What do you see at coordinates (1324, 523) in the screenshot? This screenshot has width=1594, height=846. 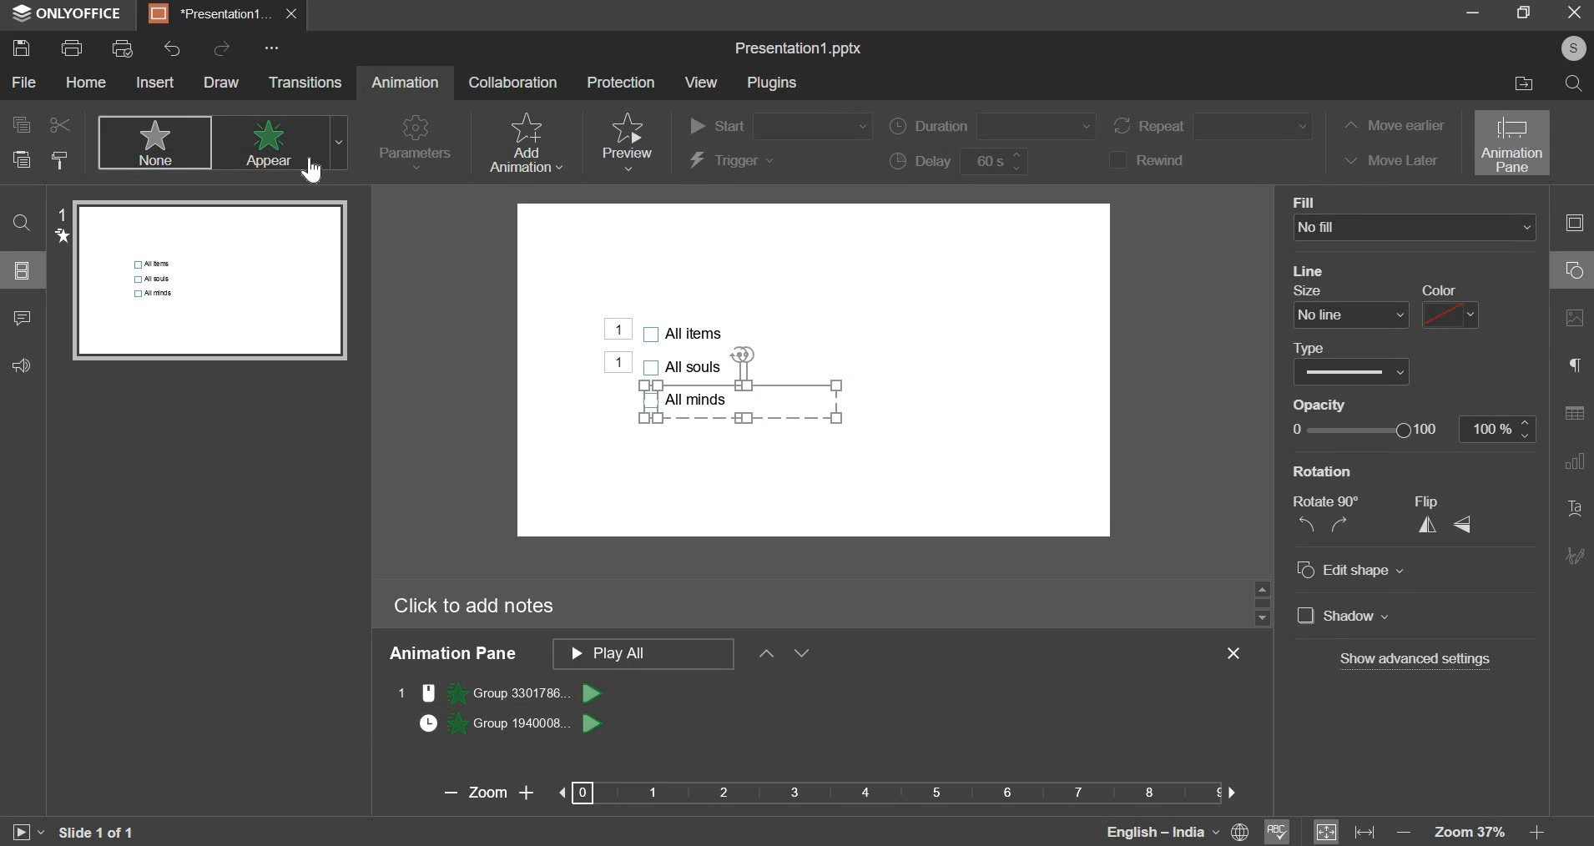 I see `rotate` at bounding box center [1324, 523].